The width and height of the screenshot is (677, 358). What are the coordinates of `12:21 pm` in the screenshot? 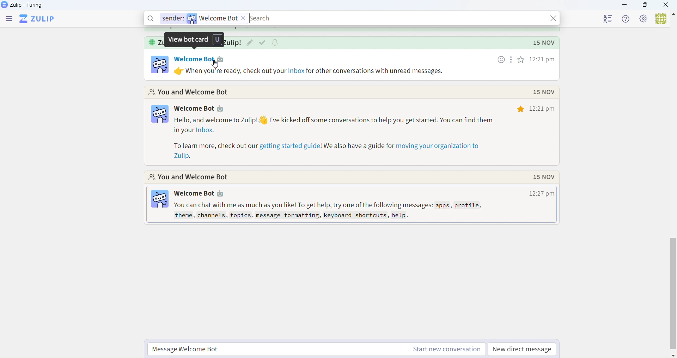 It's located at (543, 59).